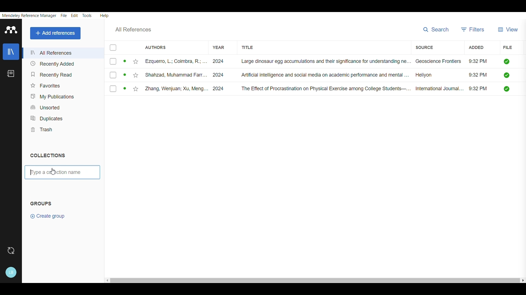 This screenshot has height=295, width=526. I want to click on Add references, so click(55, 33).